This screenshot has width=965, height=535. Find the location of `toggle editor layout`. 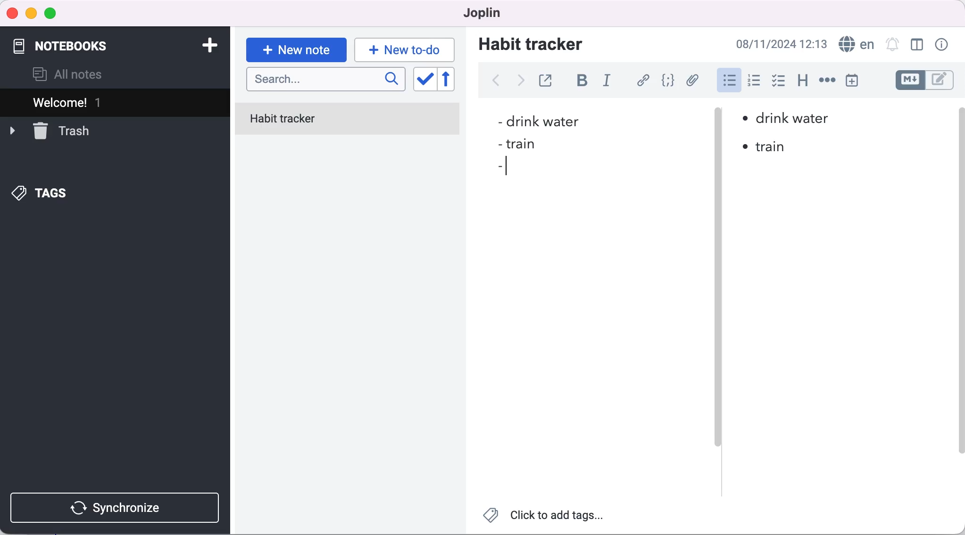

toggle editor layout is located at coordinates (918, 45).